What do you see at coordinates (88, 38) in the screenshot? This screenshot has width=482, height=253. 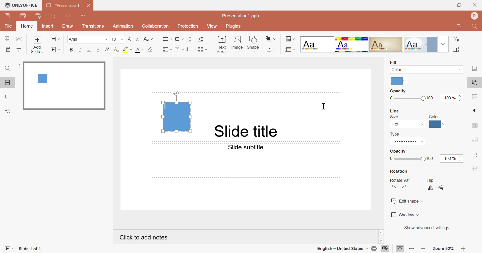 I see `Font` at bounding box center [88, 38].